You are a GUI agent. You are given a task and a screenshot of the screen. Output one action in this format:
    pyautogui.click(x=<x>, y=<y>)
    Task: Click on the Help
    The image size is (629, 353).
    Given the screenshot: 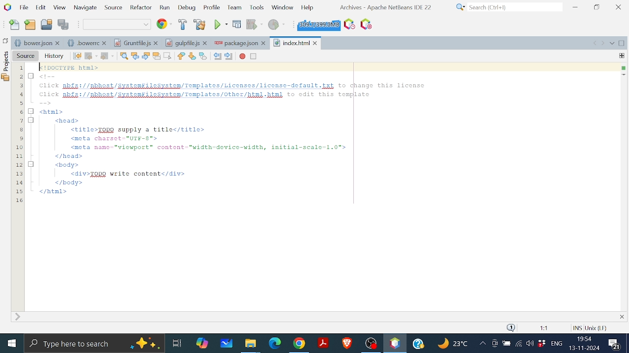 What is the action you would take?
    pyautogui.click(x=307, y=7)
    